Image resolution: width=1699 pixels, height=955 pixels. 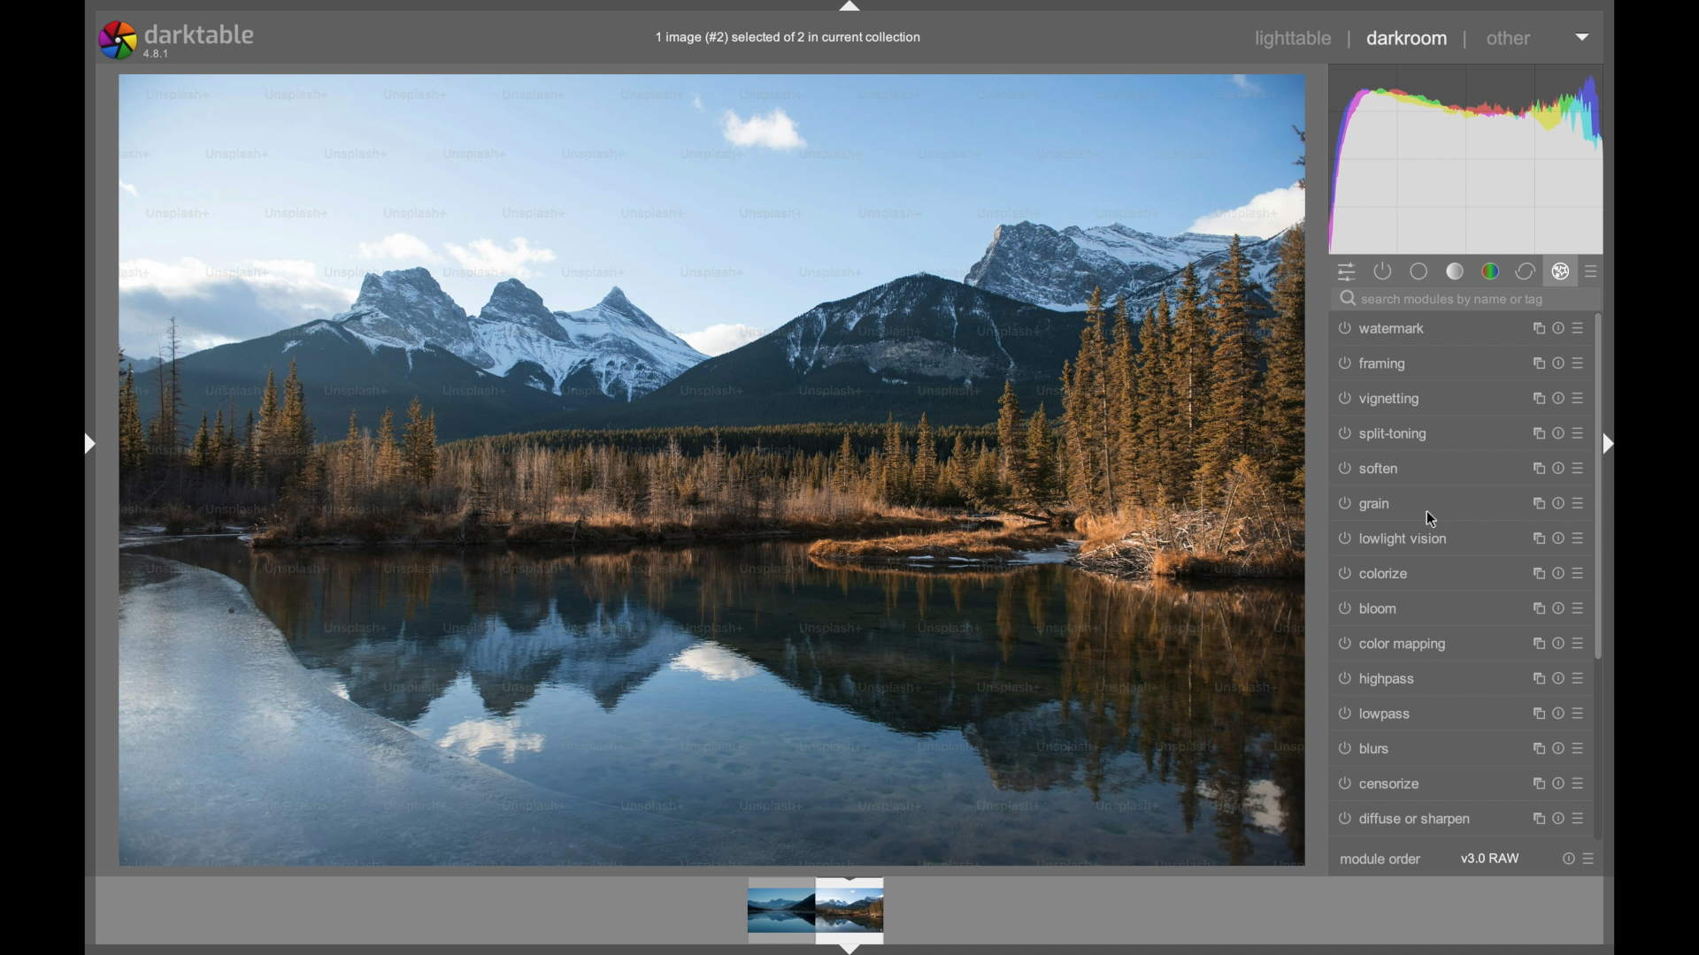 What do you see at coordinates (1532, 607) in the screenshot?
I see `instance` at bounding box center [1532, 607].